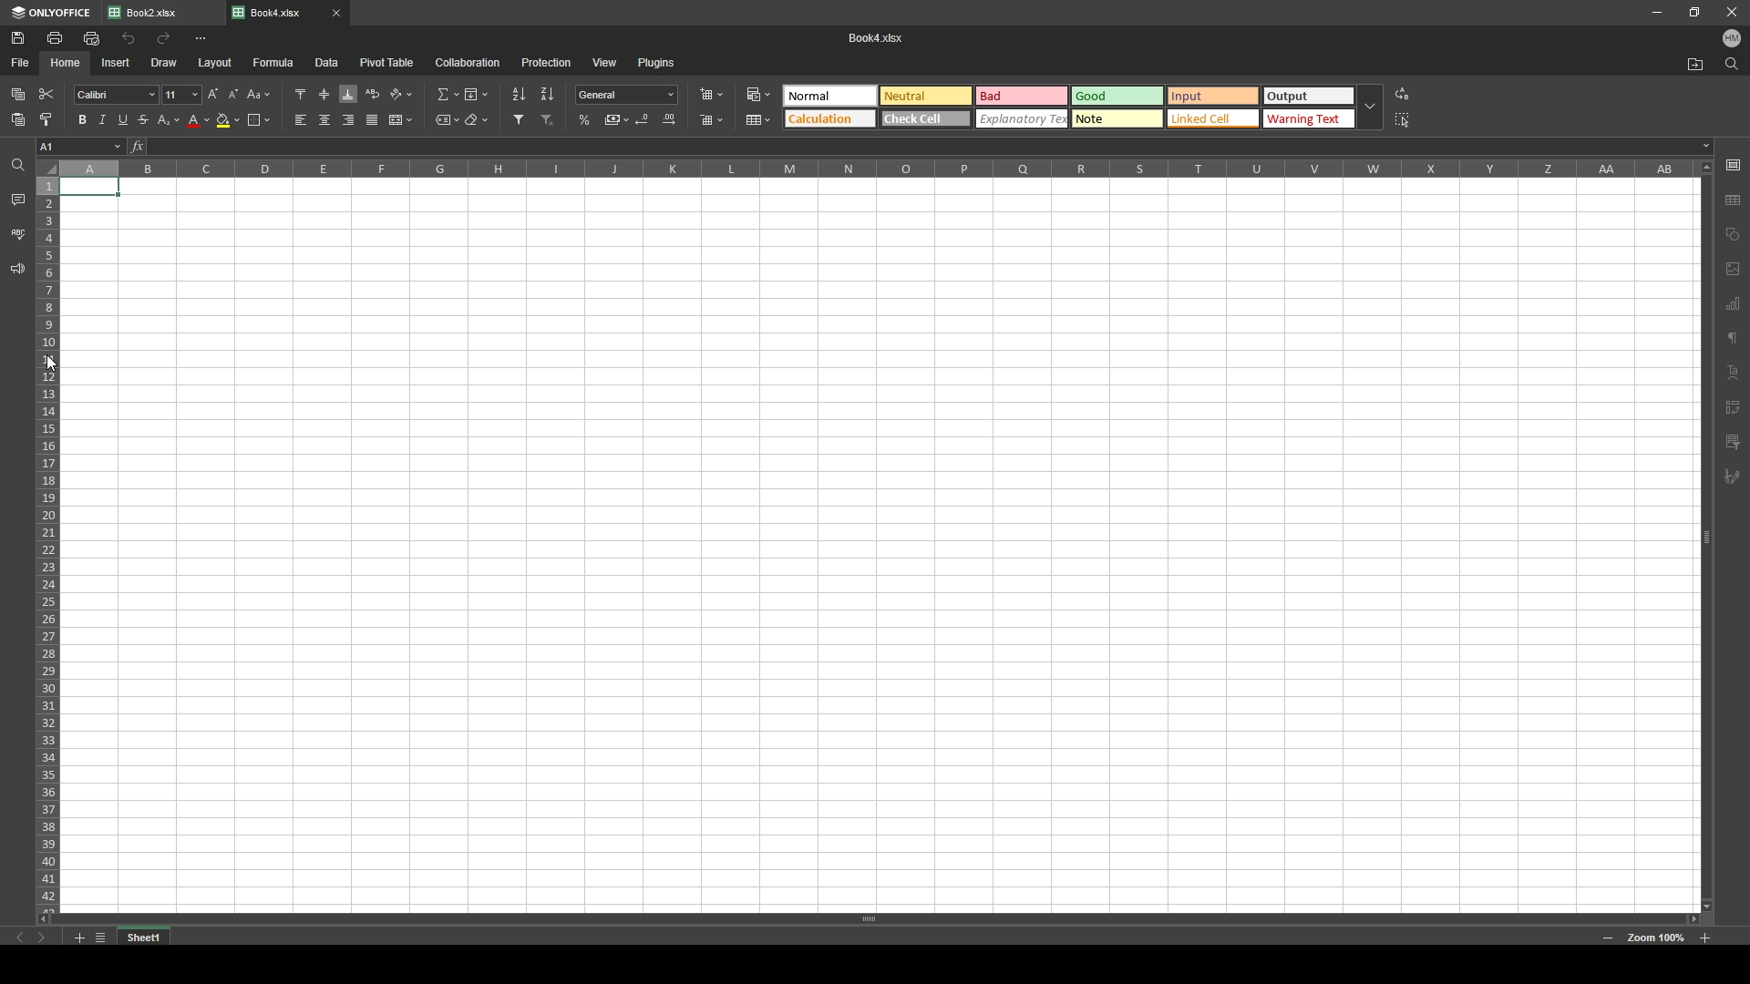  What do you see at coordinates (325, 119) in the screenshot?
I see `align centre` at bounding box center [325, 119].